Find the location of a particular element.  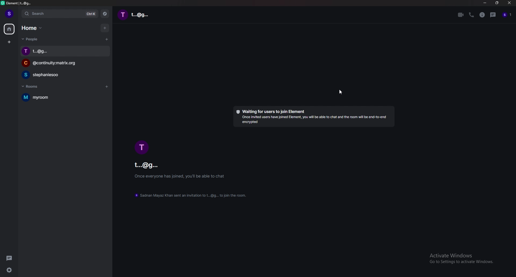

chat is located at coordinates (150, 15).